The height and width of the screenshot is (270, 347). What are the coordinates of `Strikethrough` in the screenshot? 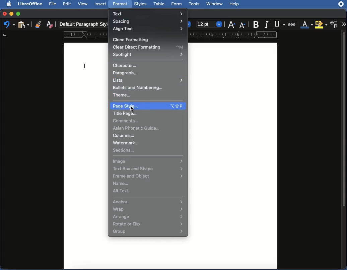 It's located at (293, 25).